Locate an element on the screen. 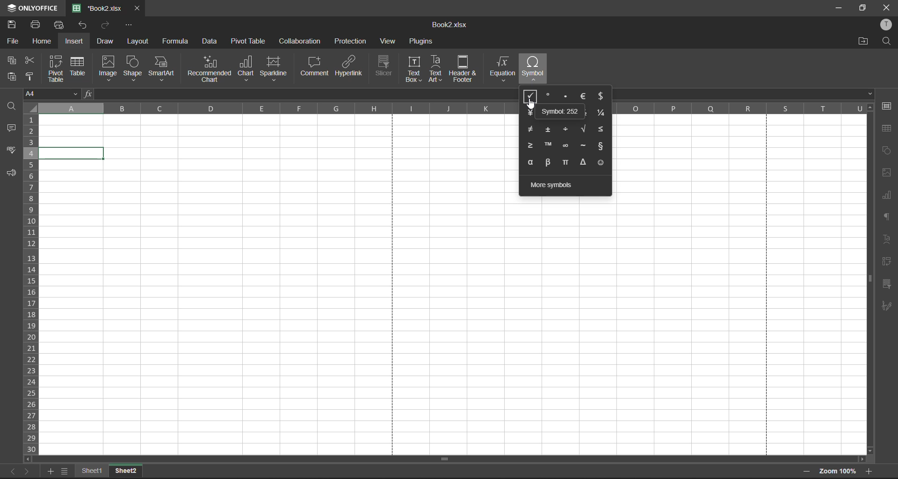 The image size is (898, 479). infinity is located at coordinates (565, 147).